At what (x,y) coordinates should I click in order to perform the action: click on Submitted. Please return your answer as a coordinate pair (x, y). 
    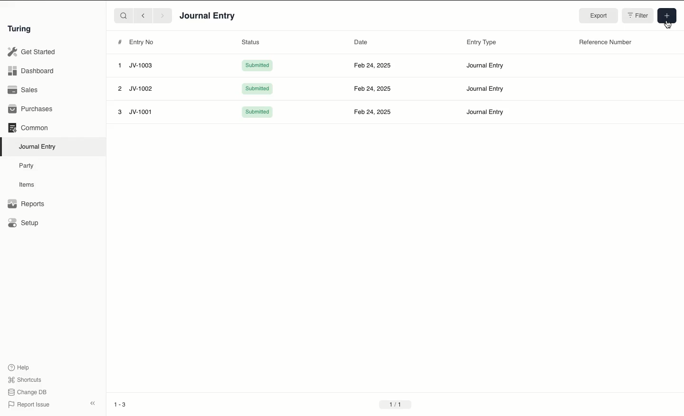
    Looking at the image, I should click on (257, 66).